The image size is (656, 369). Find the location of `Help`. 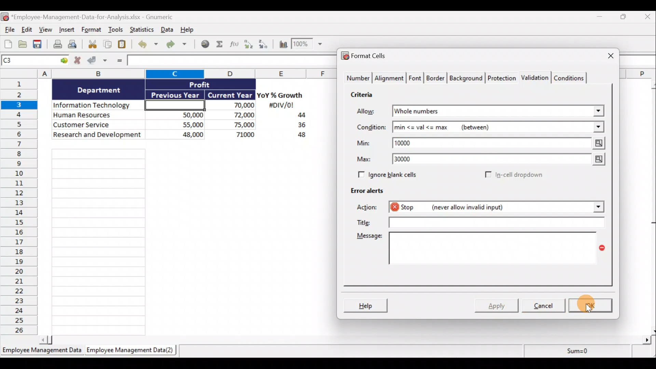

Help is located at coordinates (189, 29).